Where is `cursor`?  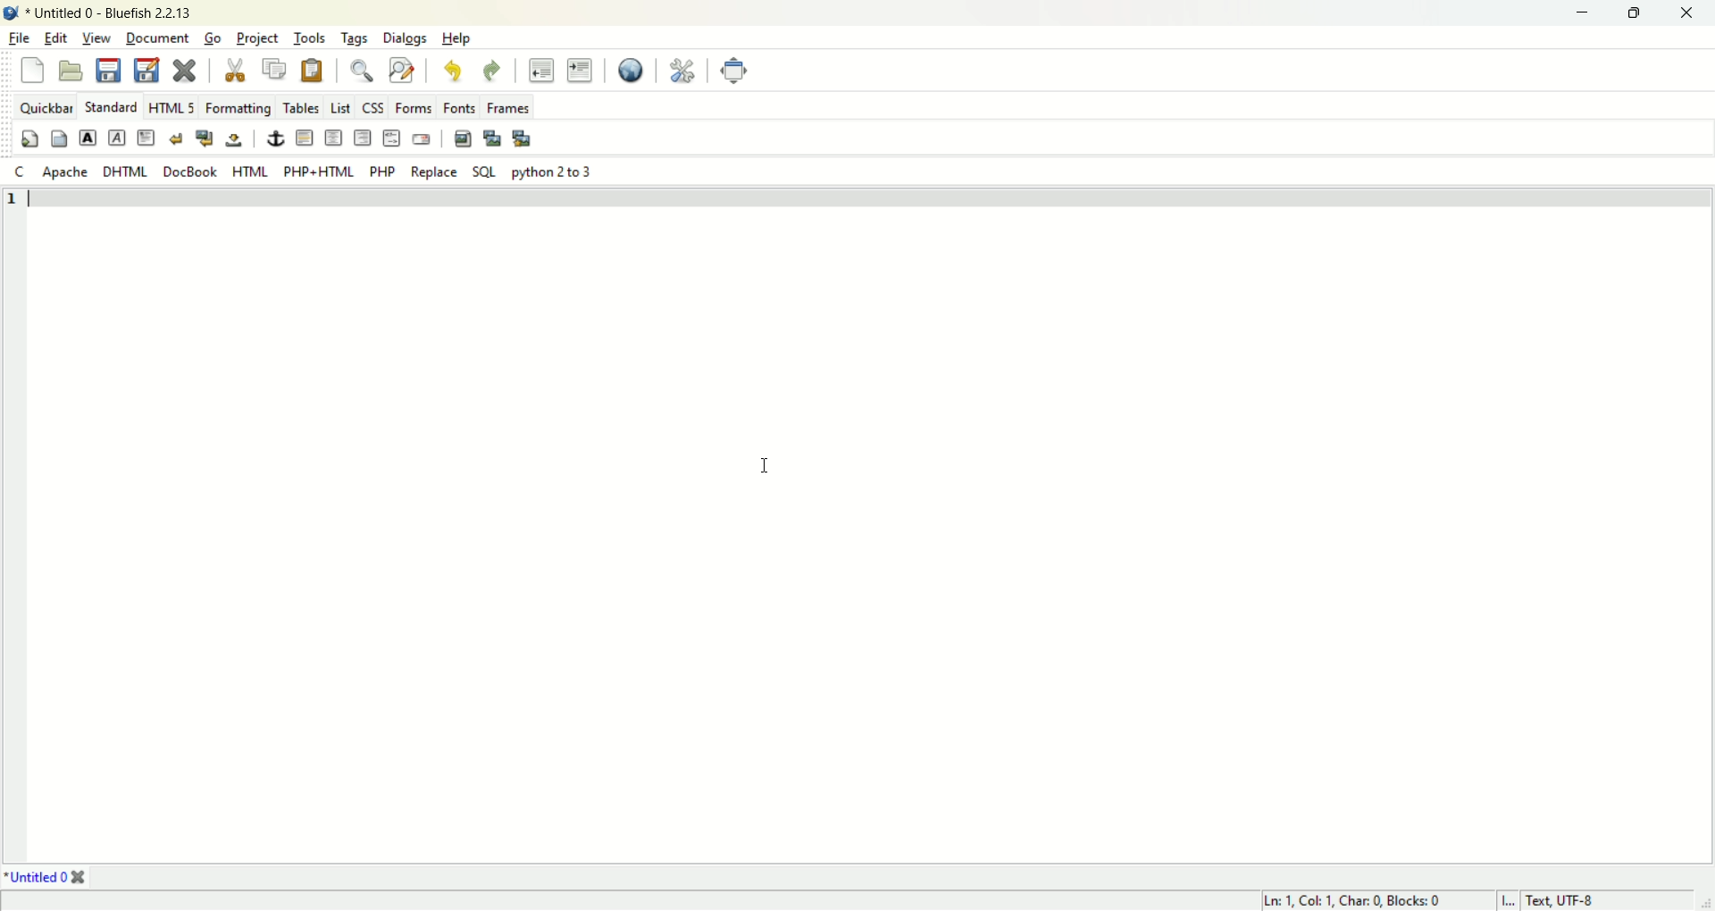
cursor is located at coordinates (765, 462).